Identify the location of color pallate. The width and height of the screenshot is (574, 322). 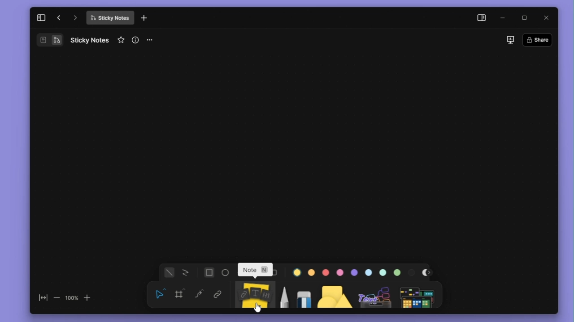
(397, 273).